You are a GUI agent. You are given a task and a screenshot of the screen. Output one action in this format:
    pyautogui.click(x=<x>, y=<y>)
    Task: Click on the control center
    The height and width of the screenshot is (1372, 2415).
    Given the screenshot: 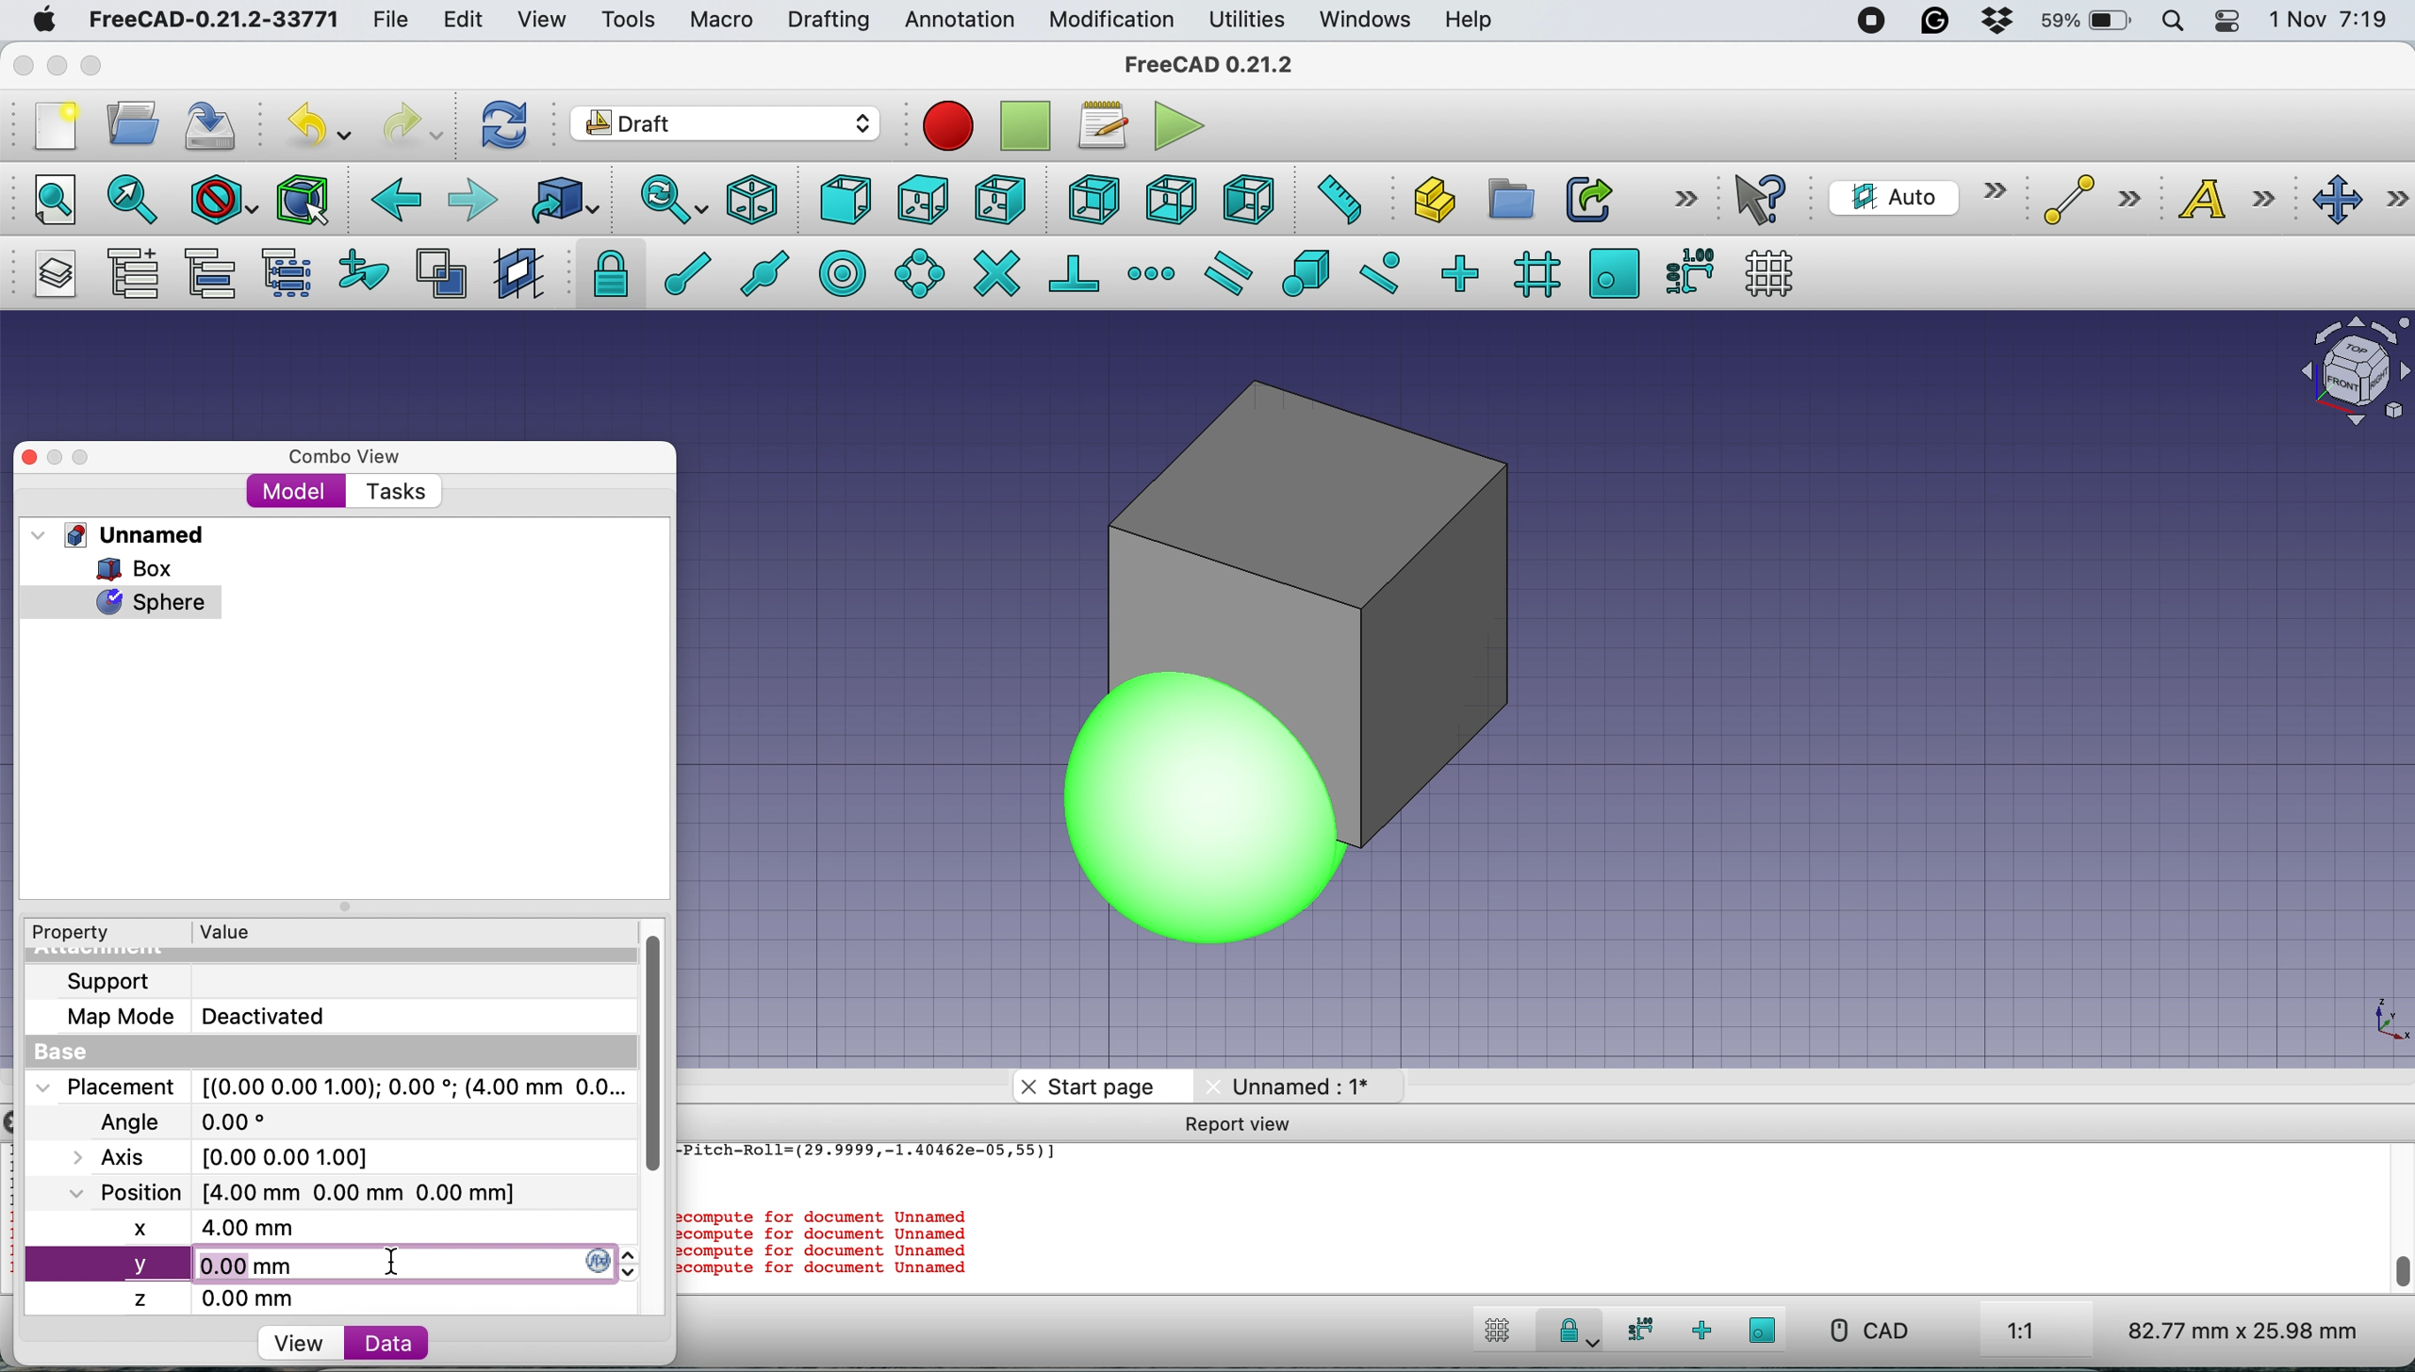 What is the action you would take?
    pyautogui.click(x=2228, y=21)
    